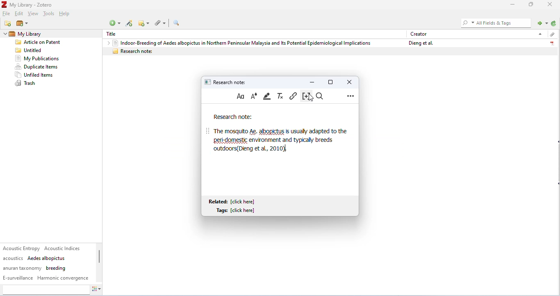  What do you see at coordinates (37, 59) in the screenshot?
I see `my publication` at bounding box center [37, 59].